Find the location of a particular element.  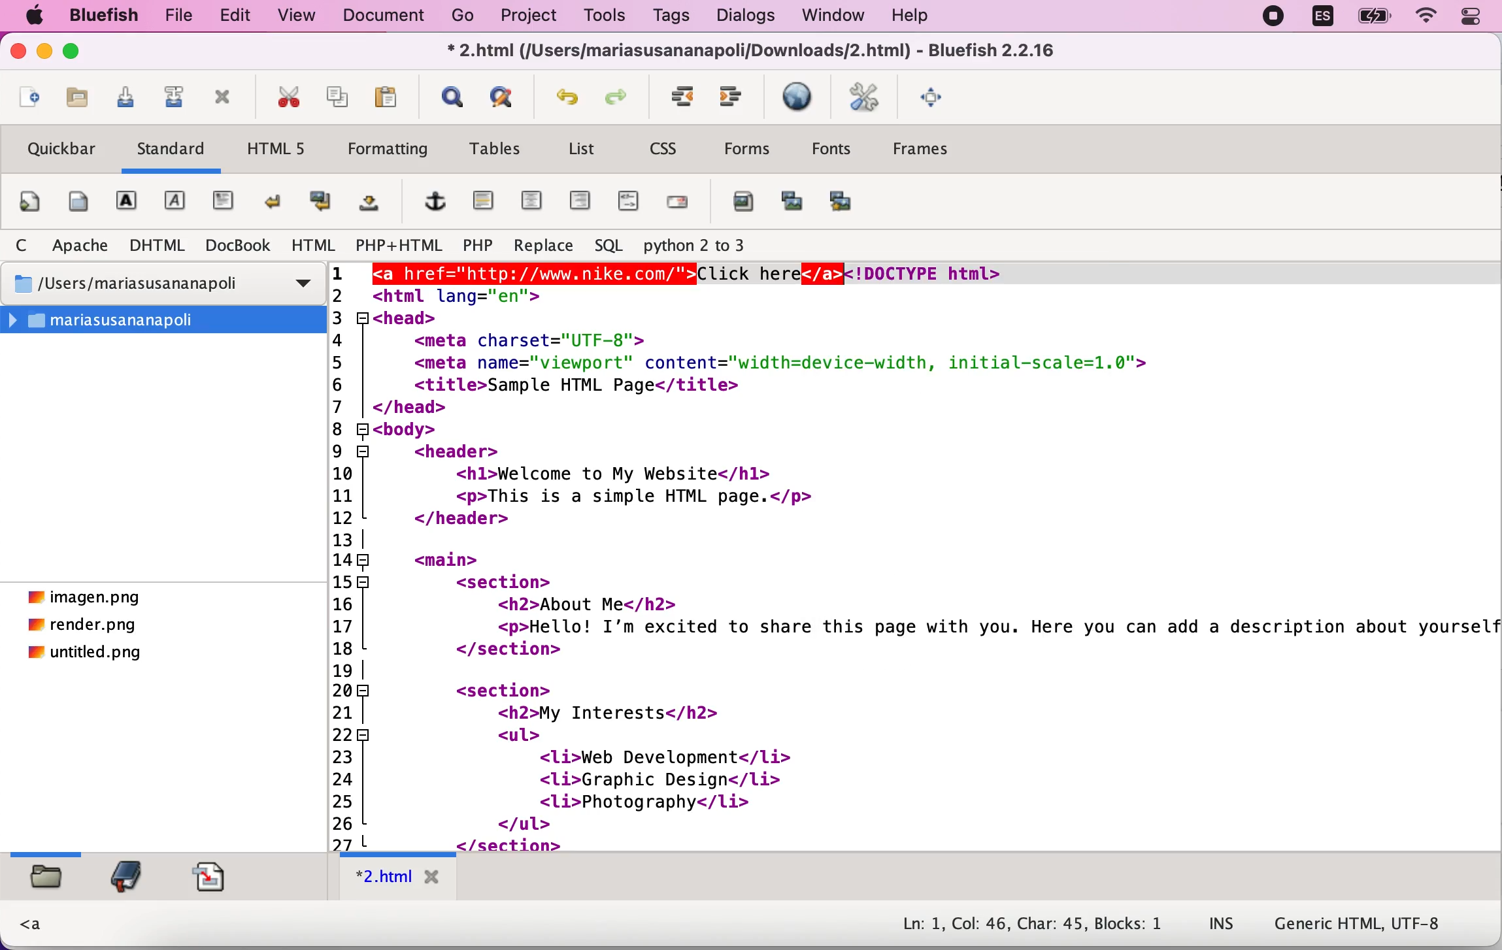

file is located at coordinates (177, 15).